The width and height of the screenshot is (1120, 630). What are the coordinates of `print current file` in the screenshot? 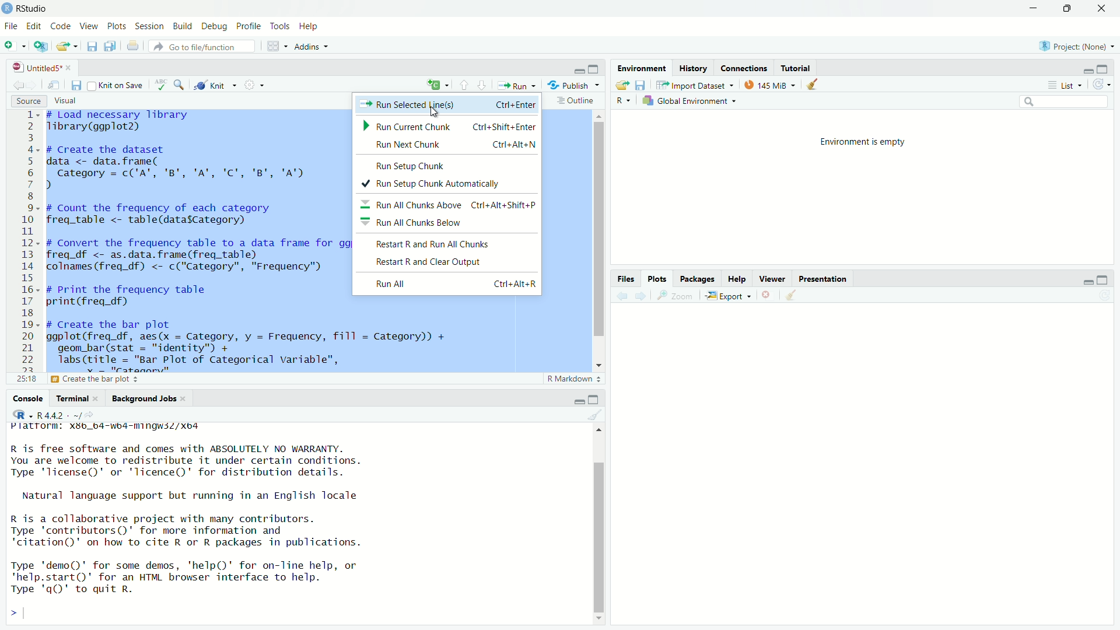 It's located at (135, 47).